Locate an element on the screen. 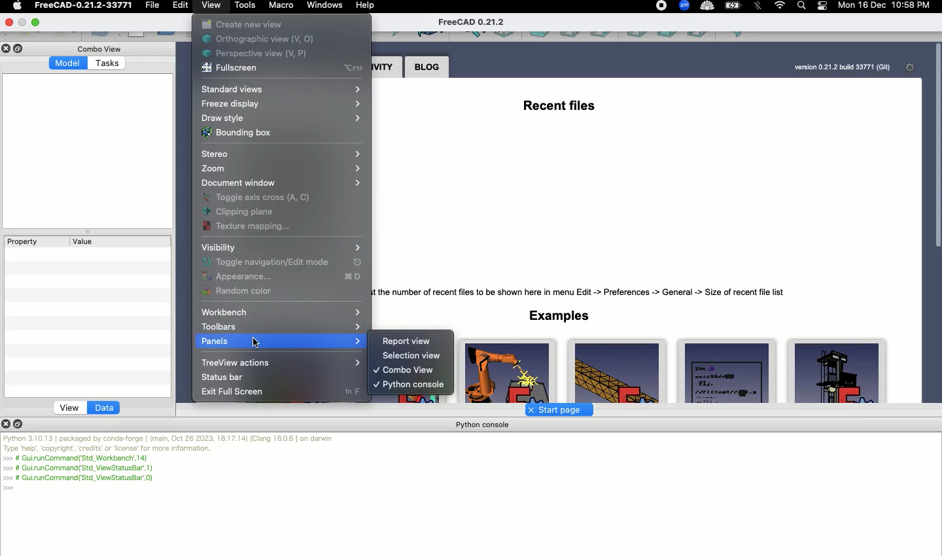 The width and height of the screenshot is (942, 556). Workbench is located at coordinates (282, 313).